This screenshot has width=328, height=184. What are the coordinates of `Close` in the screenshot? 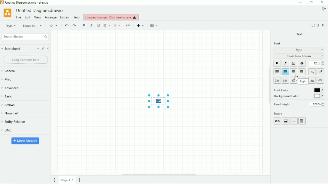 It's located at (323, 2).